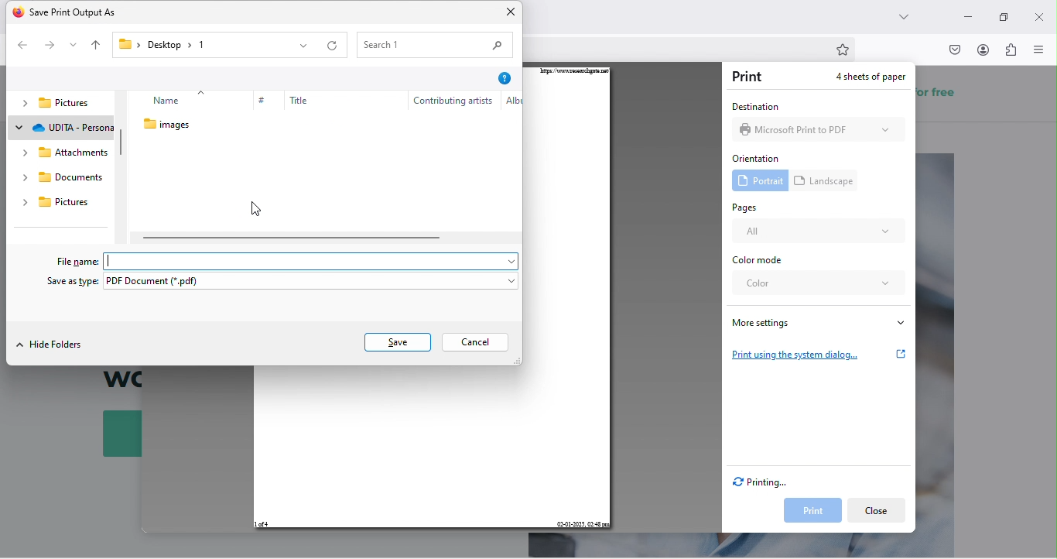 The image size is (1057, 559). I want to click on desktop 1, so click(163, 45).